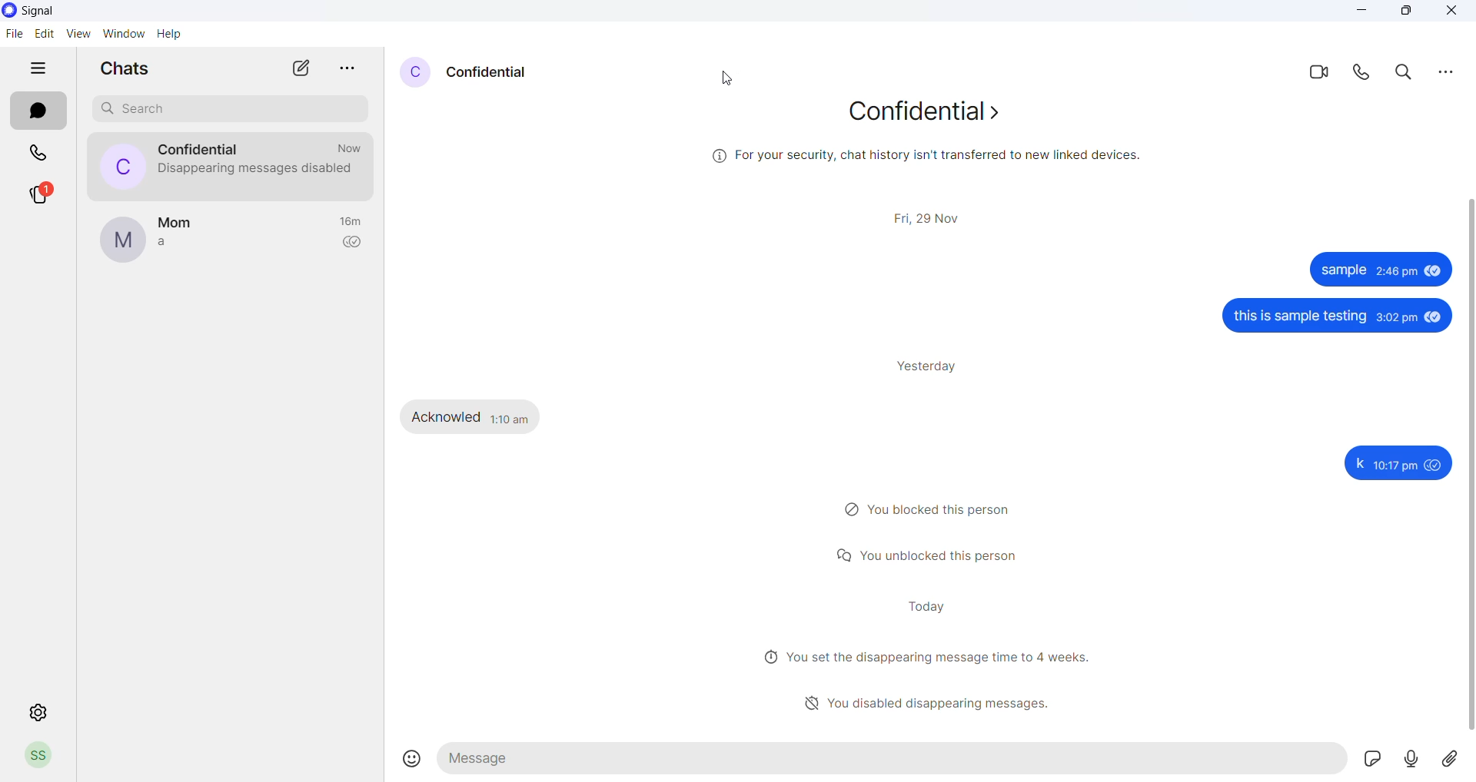 This screenshot has width=1476, height=782. I want to click on hide tabs, so click(36, 72).